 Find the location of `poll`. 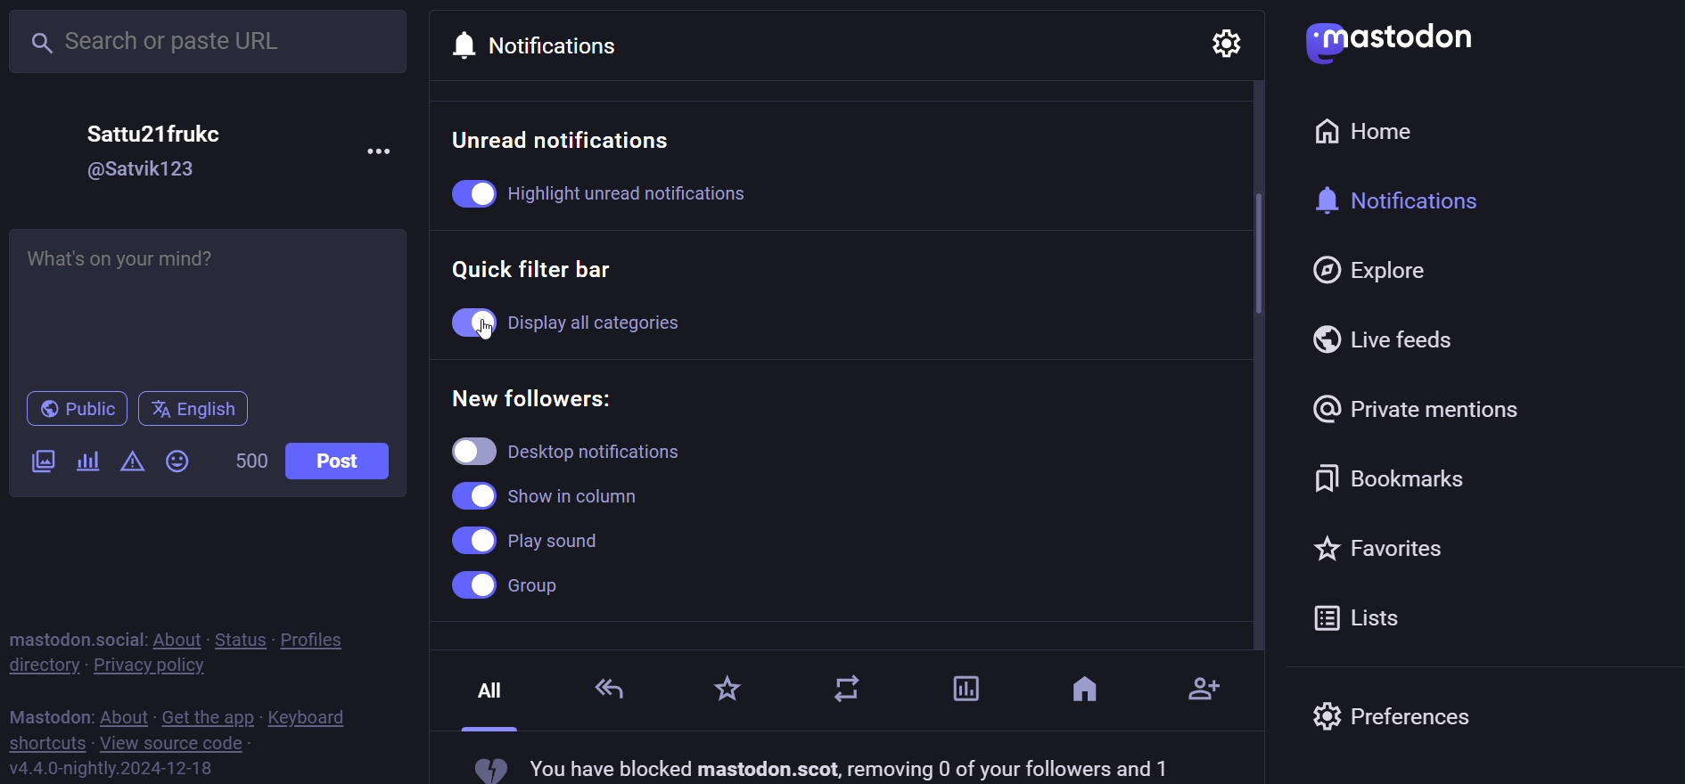

poll is located at coordinates (961, 687).